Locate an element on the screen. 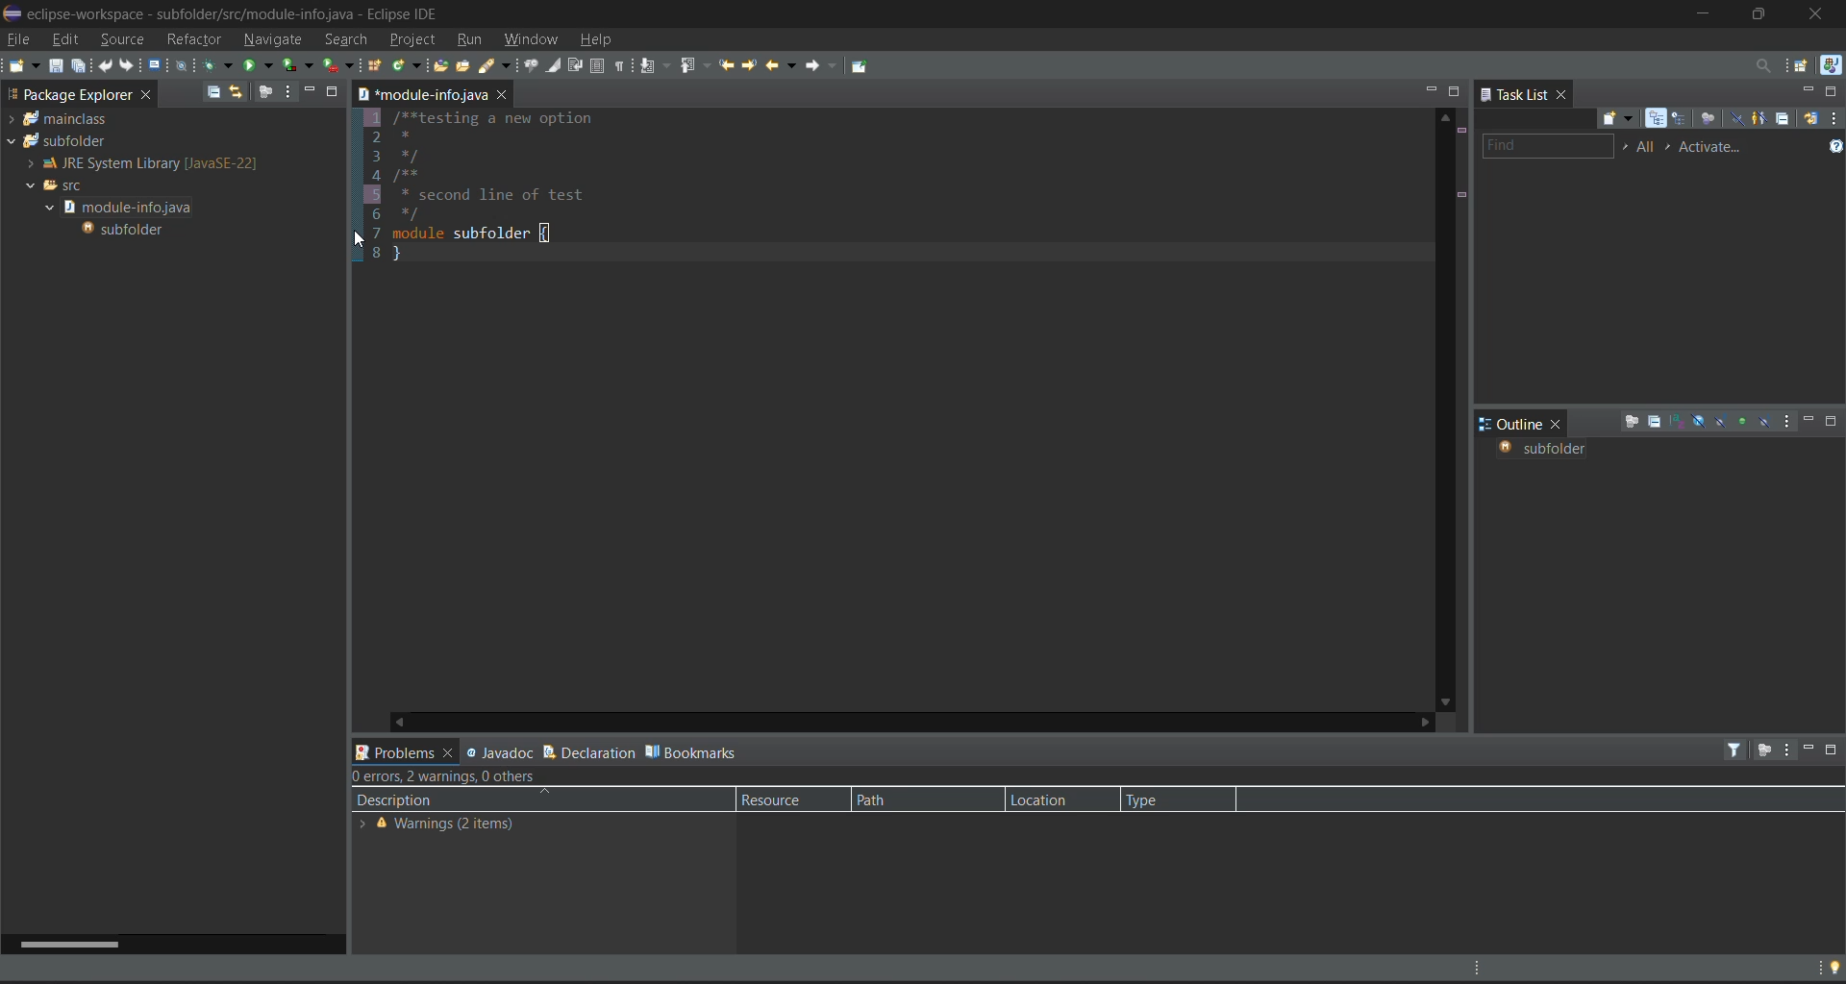 Image resolution: width=1846 pixels, height=984 pixels. Project Explorer is located at coordinates (65, 93).